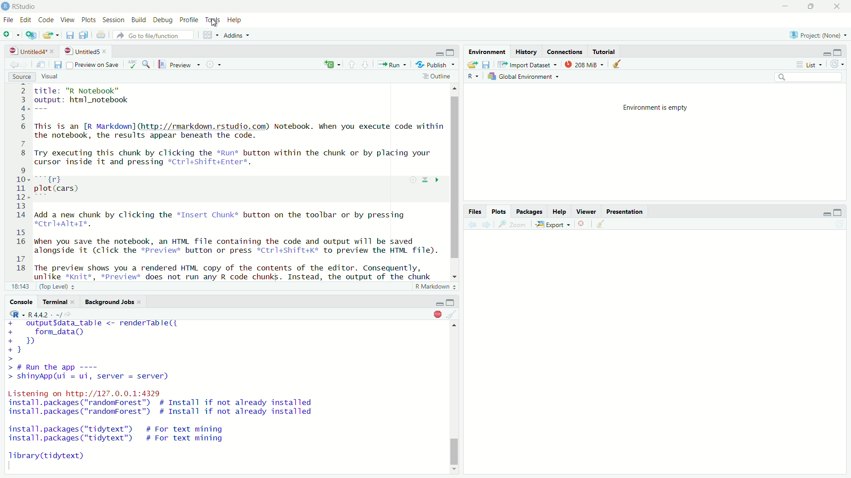 This screenshot has width=851, height=478. Describe the element at coordinates (92, 65) in the screenshot. I see `Preview on save` at that location.